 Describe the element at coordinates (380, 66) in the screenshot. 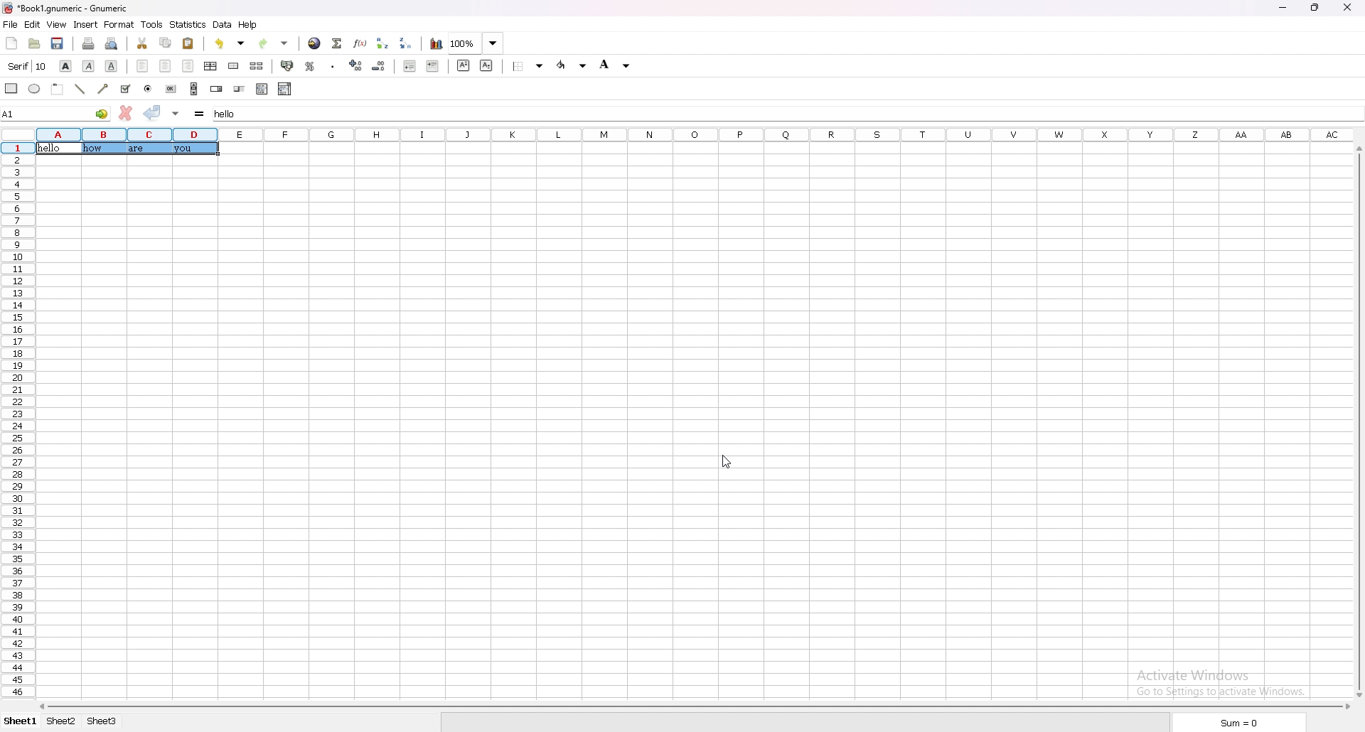

I see `decrease decimal` at that location.